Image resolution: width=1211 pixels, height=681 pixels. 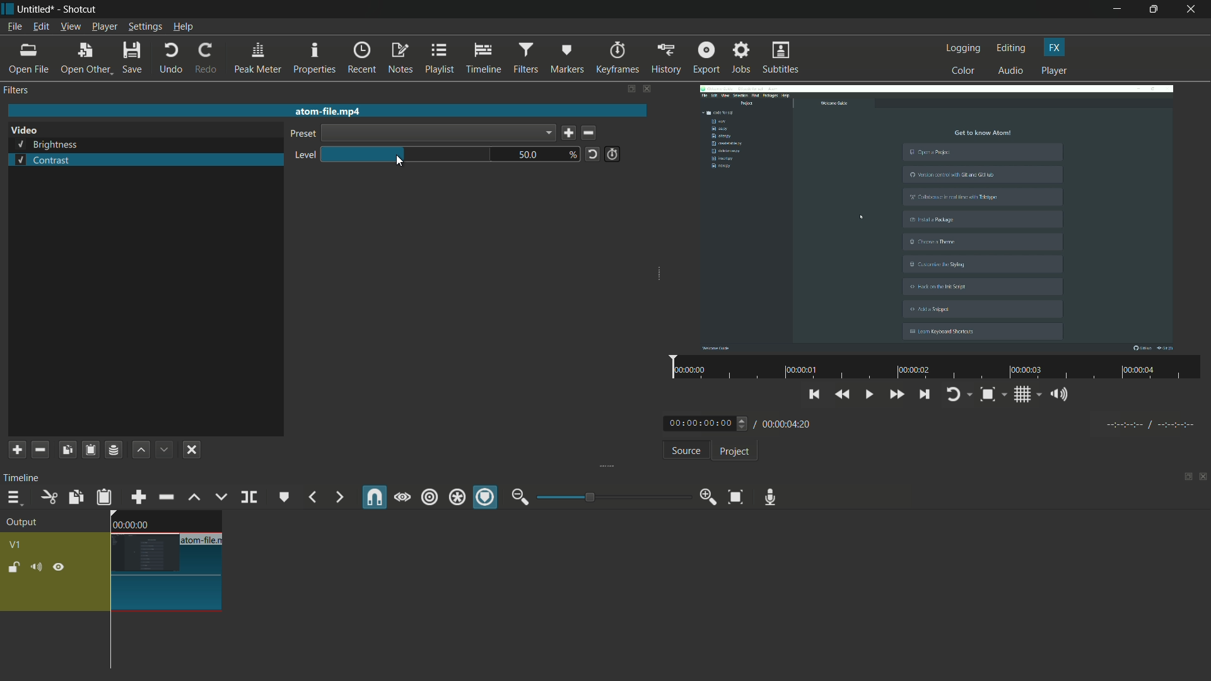 What do you see at coordinates (767, 497) in the screenshot?
I see `record audio` at bounding box center [767, 497].